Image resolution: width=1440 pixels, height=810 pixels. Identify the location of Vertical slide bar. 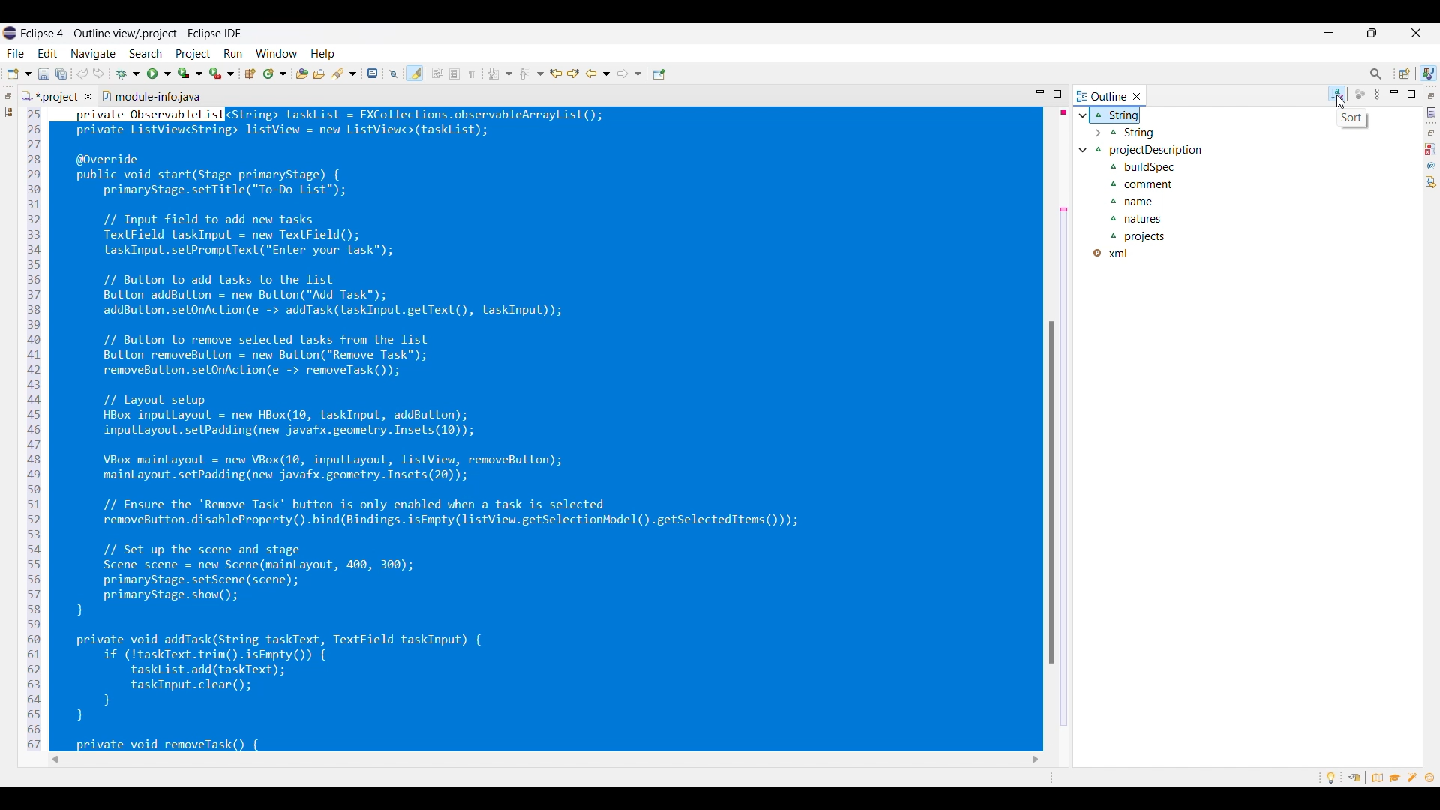
(1405, 500).